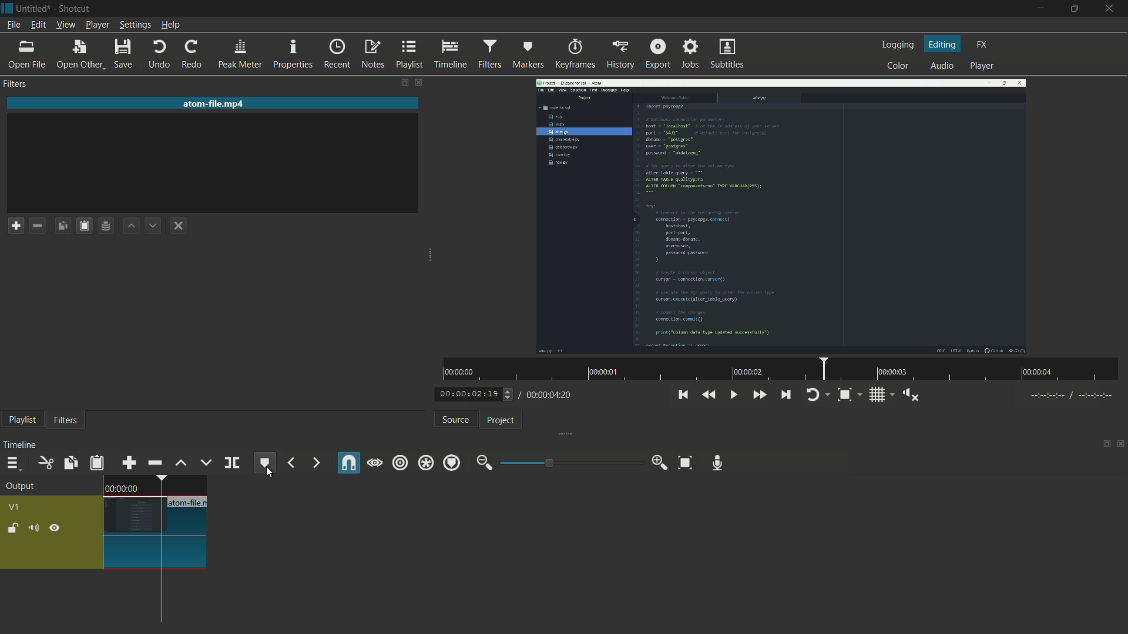 Image resolution: width=1128 pixels, height=634 pixels. I want to click on lock, so click(10, 528).